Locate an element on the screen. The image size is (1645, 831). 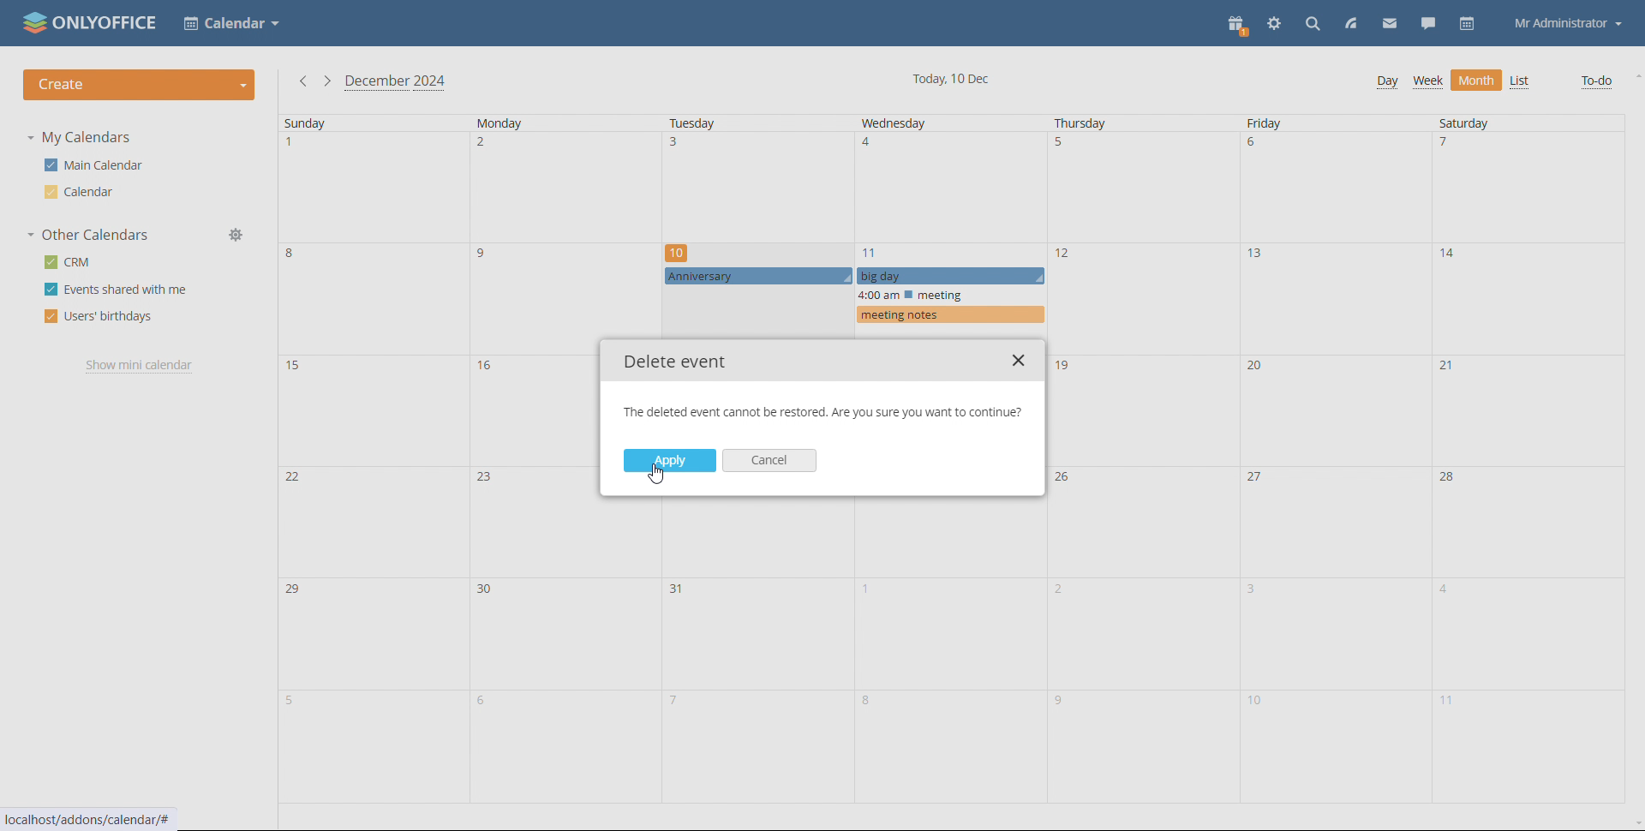
create is located at coordinates (140, 85).